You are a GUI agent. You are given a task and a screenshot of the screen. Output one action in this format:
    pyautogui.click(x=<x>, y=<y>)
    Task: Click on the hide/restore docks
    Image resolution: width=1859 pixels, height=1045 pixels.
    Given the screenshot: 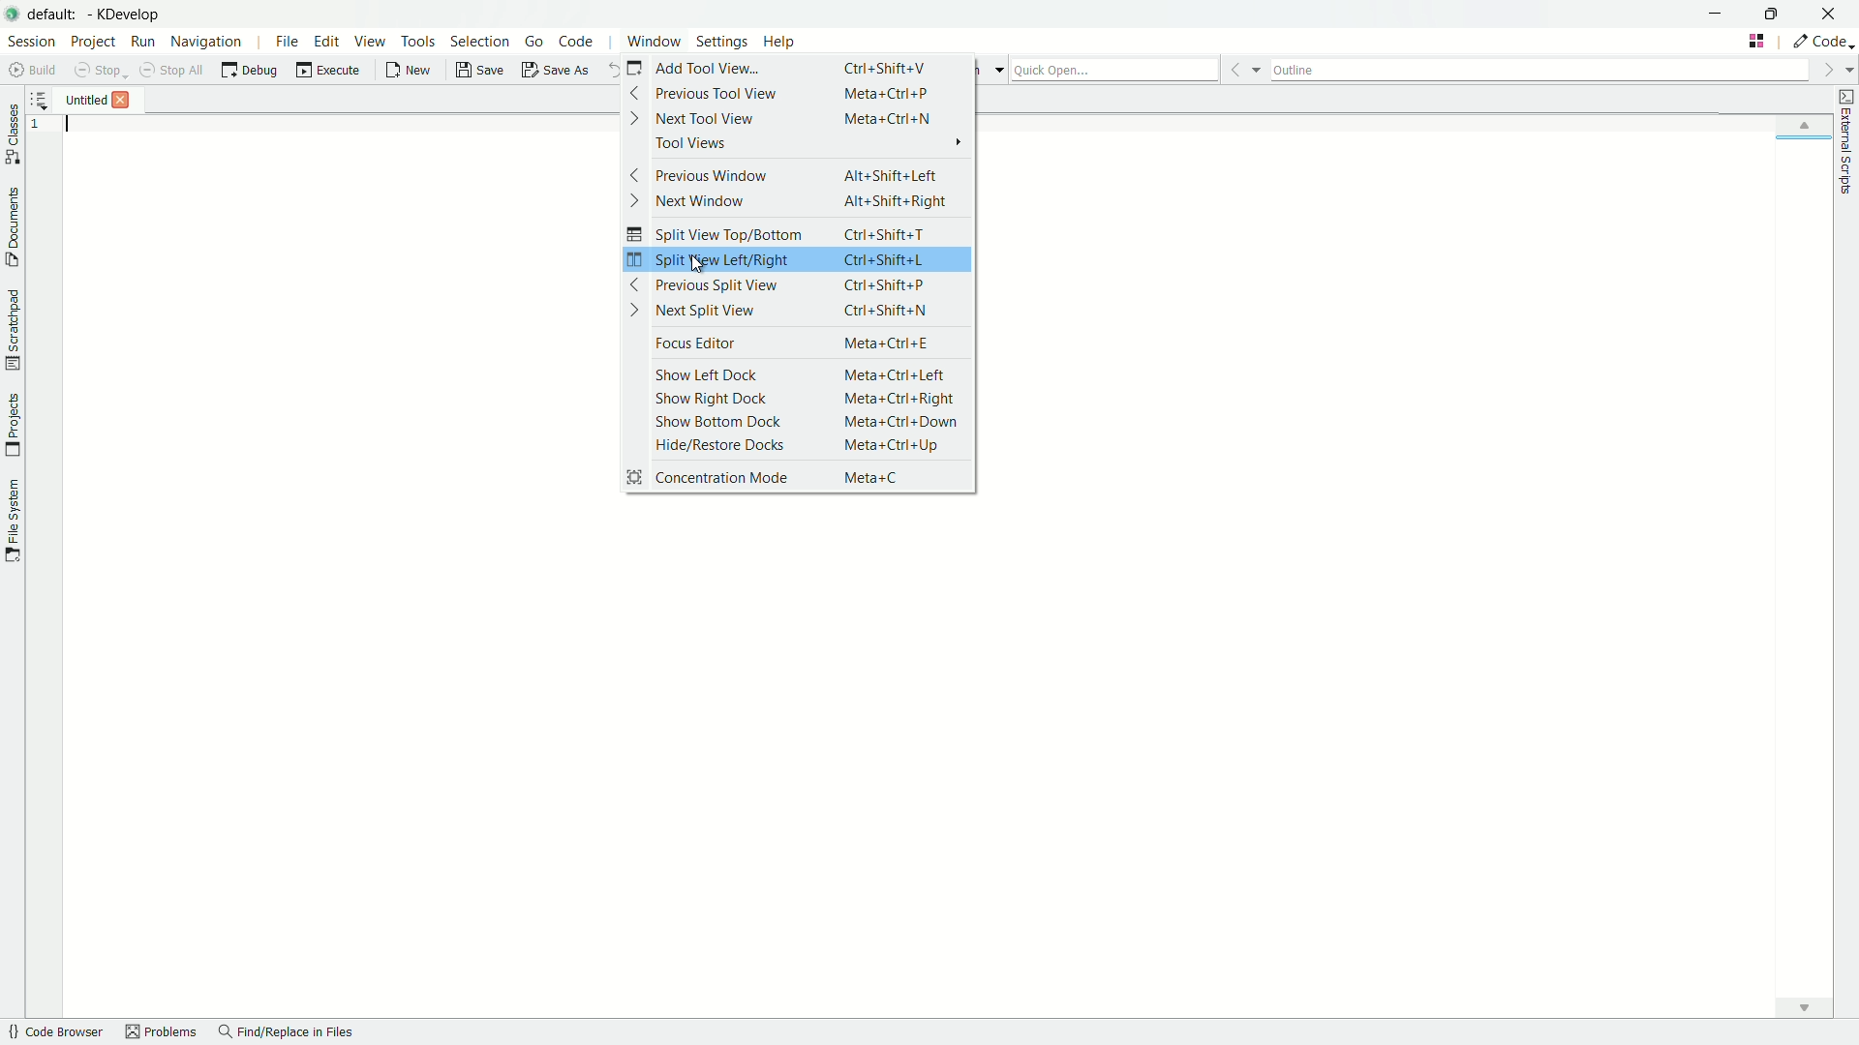 What is the action you would take?
    pyautogui.click(x=733, y=448)
    